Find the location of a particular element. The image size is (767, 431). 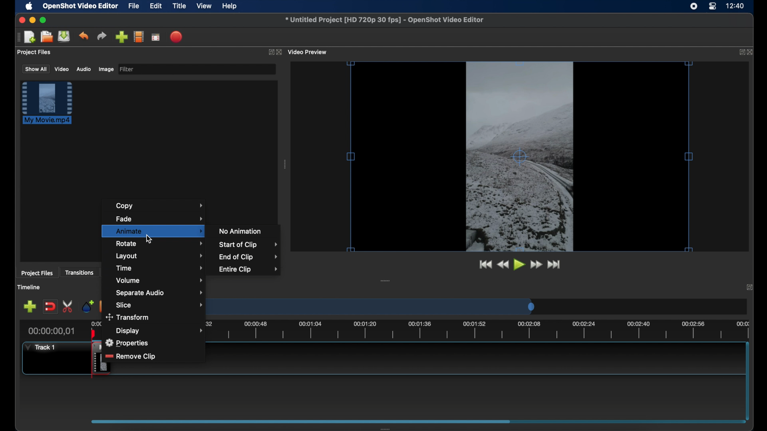

new project is located at coordinates (30, 37).